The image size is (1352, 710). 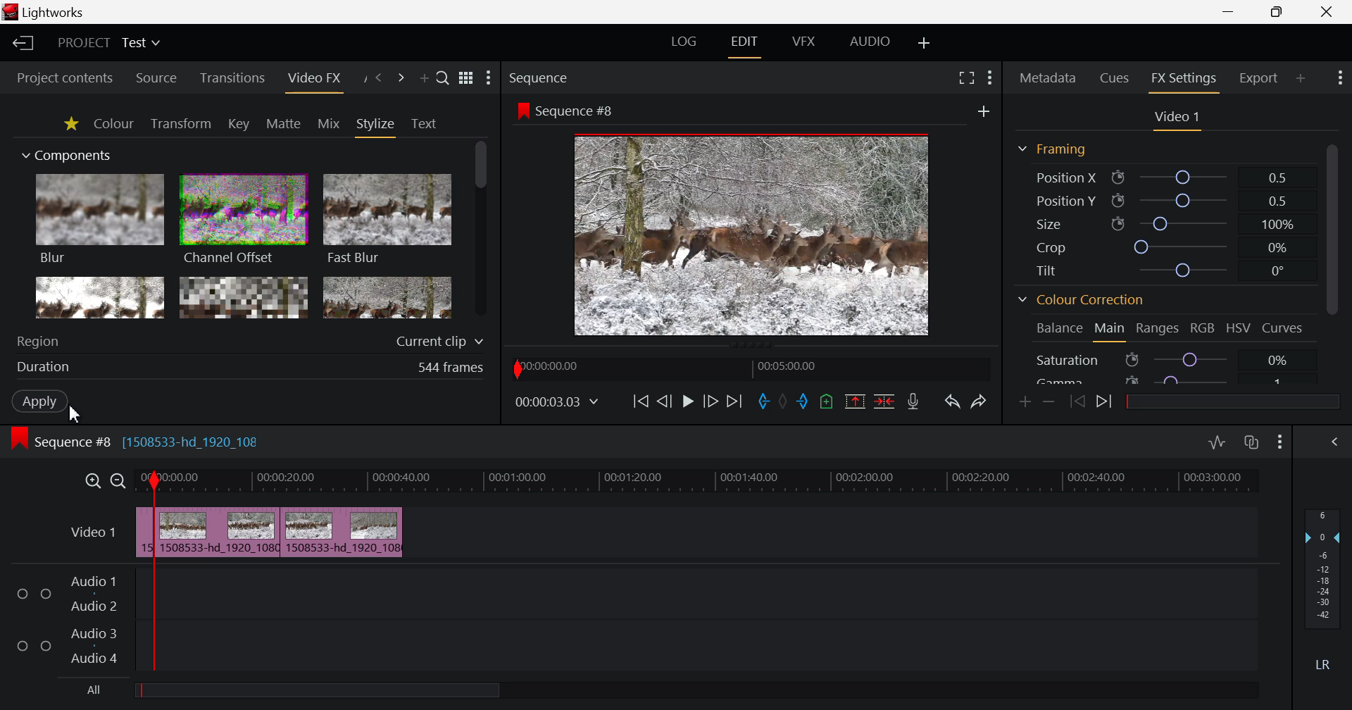 What do you see at coordinates (687, 406) in the screenshot?
I see `Video Played` at bounding box center [687, 406].